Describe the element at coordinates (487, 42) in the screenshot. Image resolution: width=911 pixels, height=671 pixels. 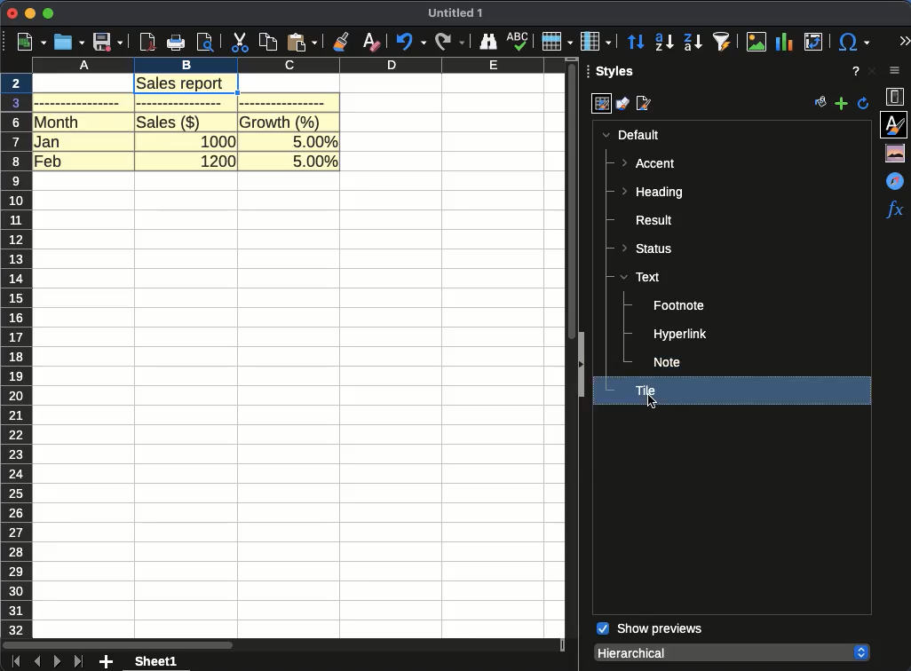
I see `finder` at that location.